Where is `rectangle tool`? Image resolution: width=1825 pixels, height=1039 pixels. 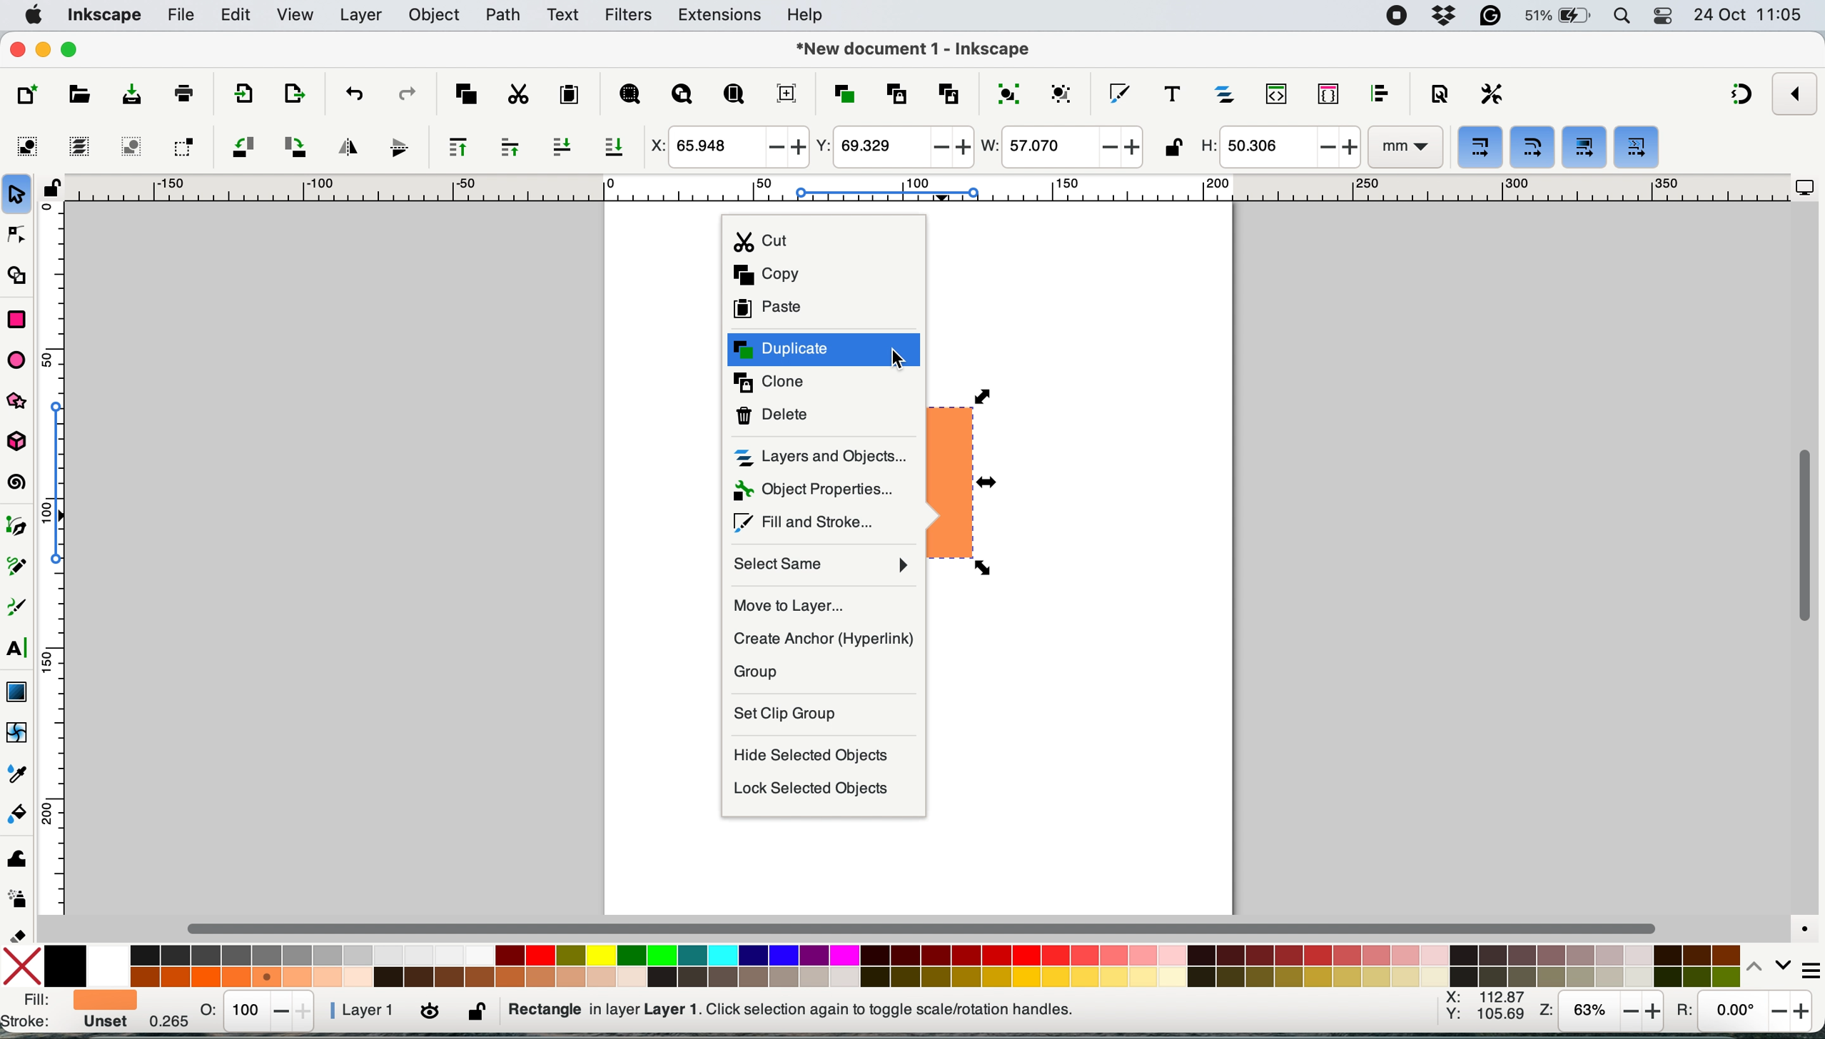 rectangle tool is located at coordinates (16, 317).